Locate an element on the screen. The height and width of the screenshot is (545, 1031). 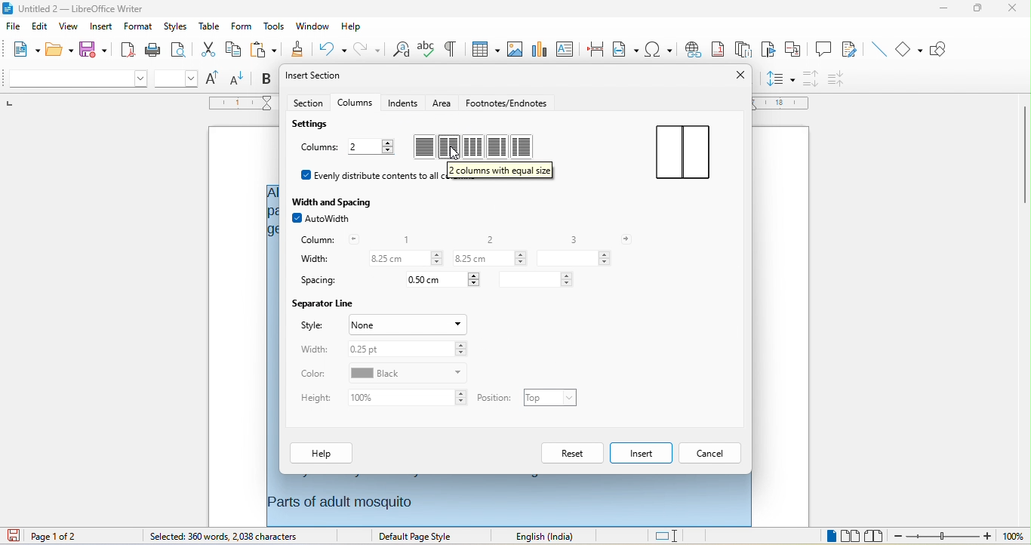
bookmark is located at coordinates (768, 51).